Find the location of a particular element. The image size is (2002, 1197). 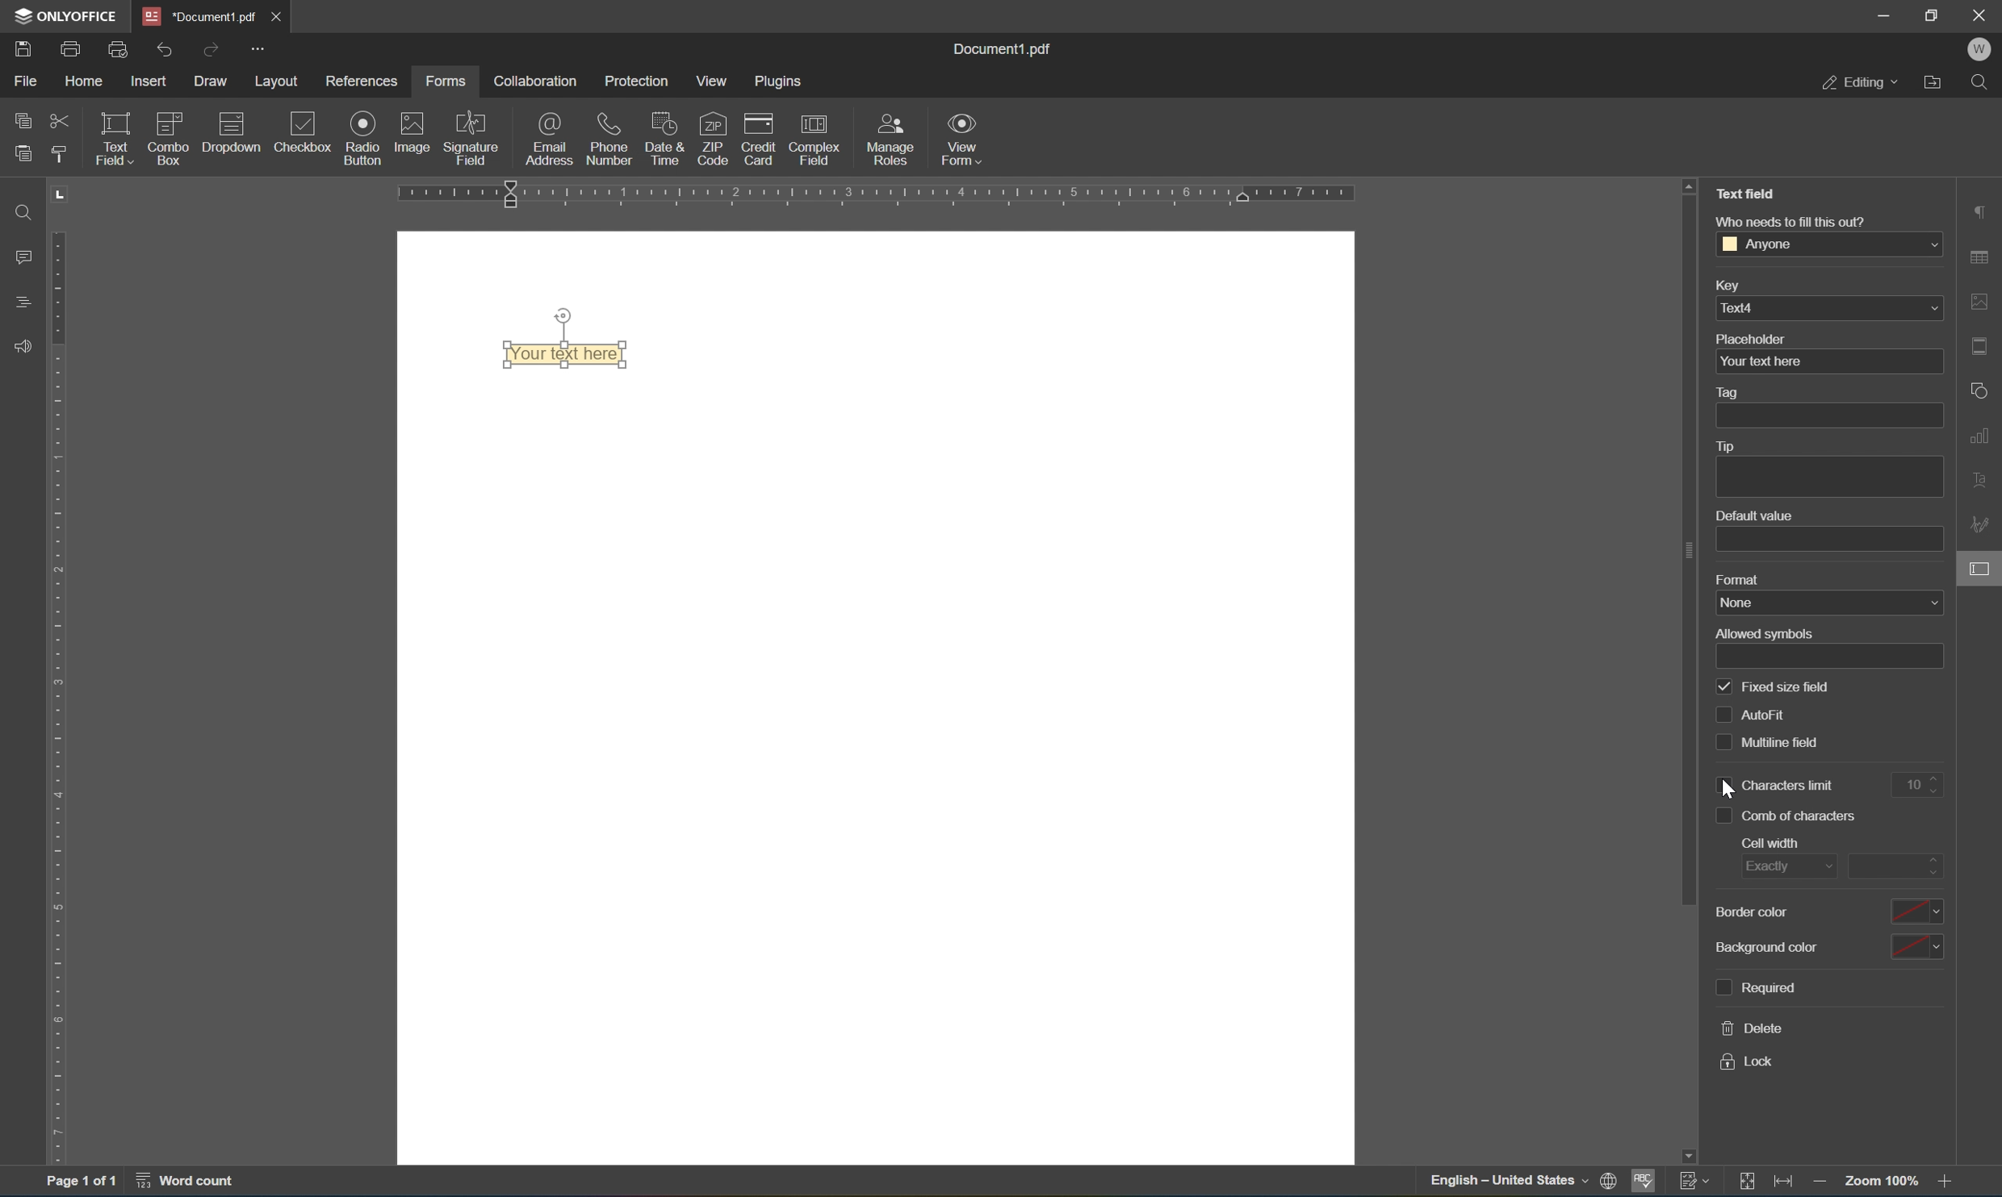

image is located at coordinates (411, 137).